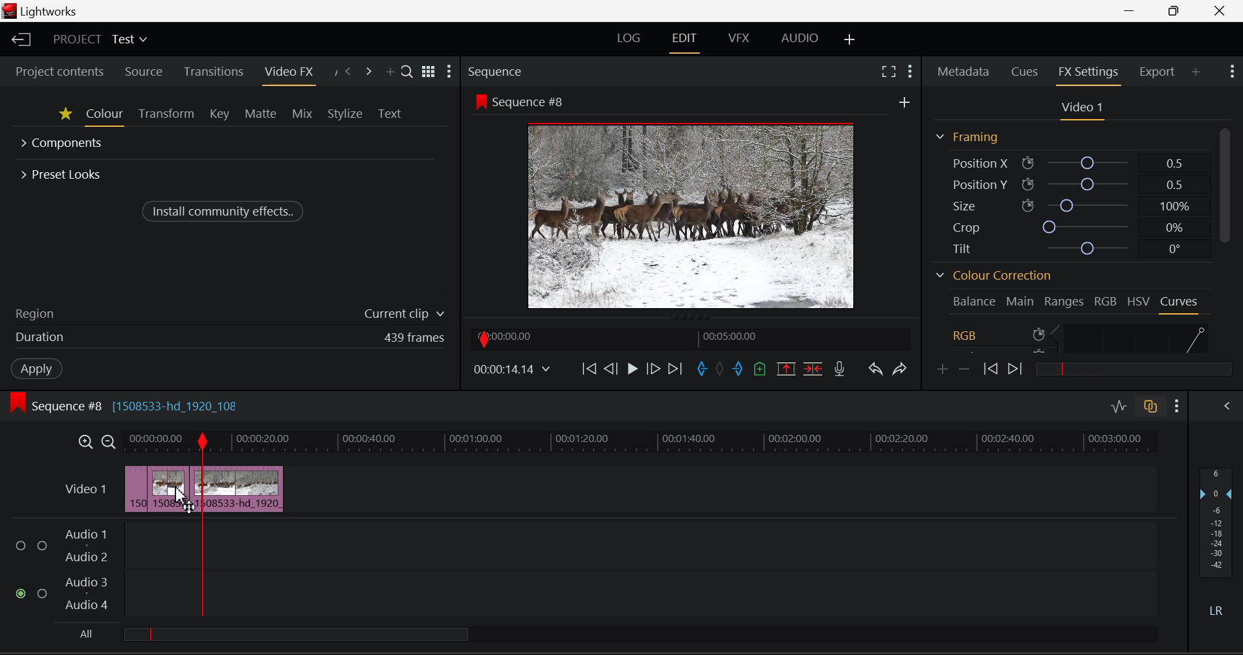 The height and width of the screenshot is (655, 1243). What do you see at coordinates (1079, 109) in the screenshot?
I see `Video Settings` at bounding box center [1079, 109].